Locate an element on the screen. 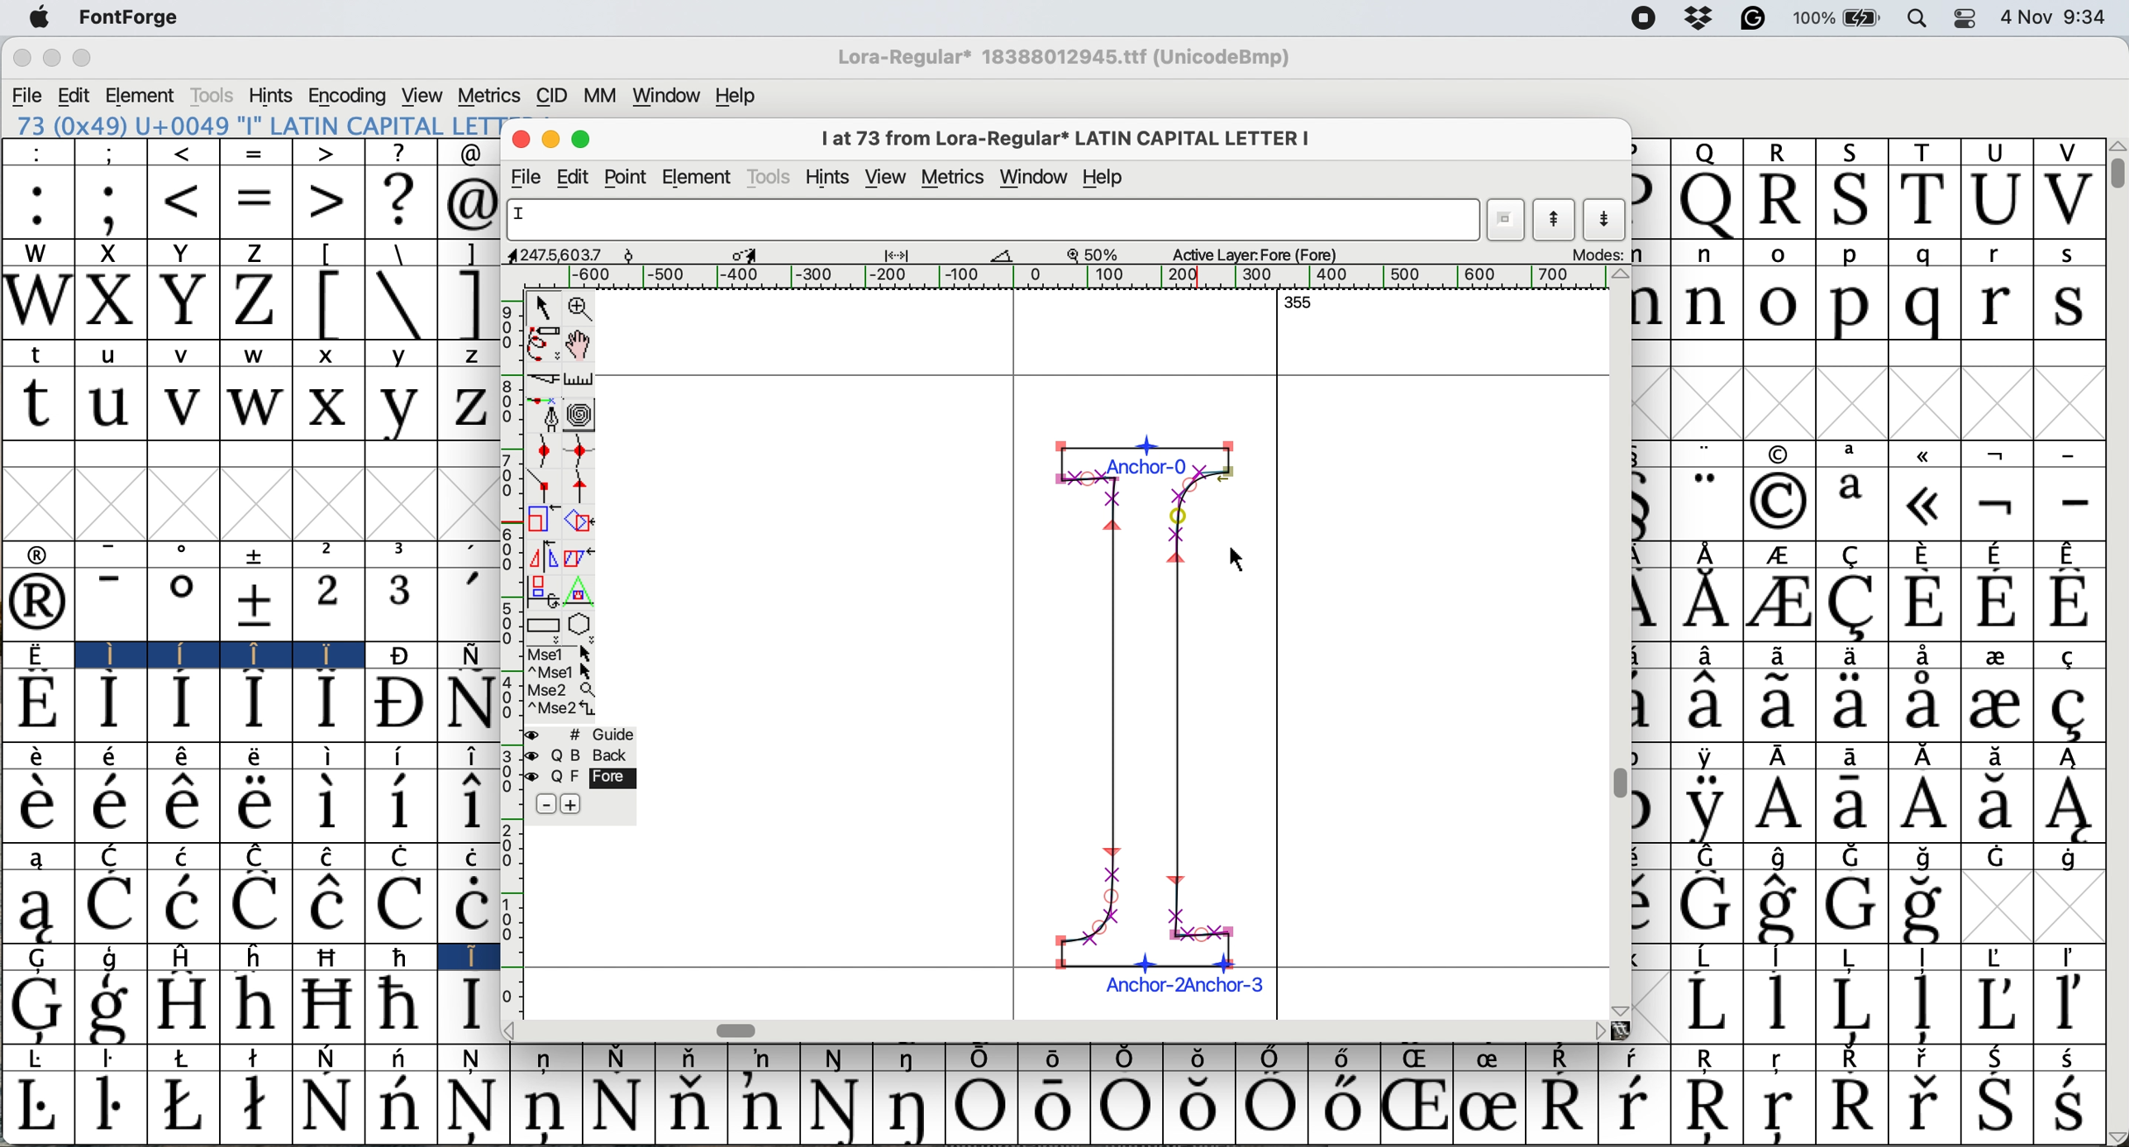  [ is located at coordinates (328, 303).